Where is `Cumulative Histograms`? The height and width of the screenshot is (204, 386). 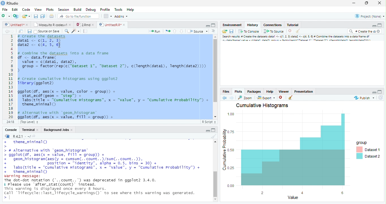 Cumulative Histograms is located at coordinates (264, 106).